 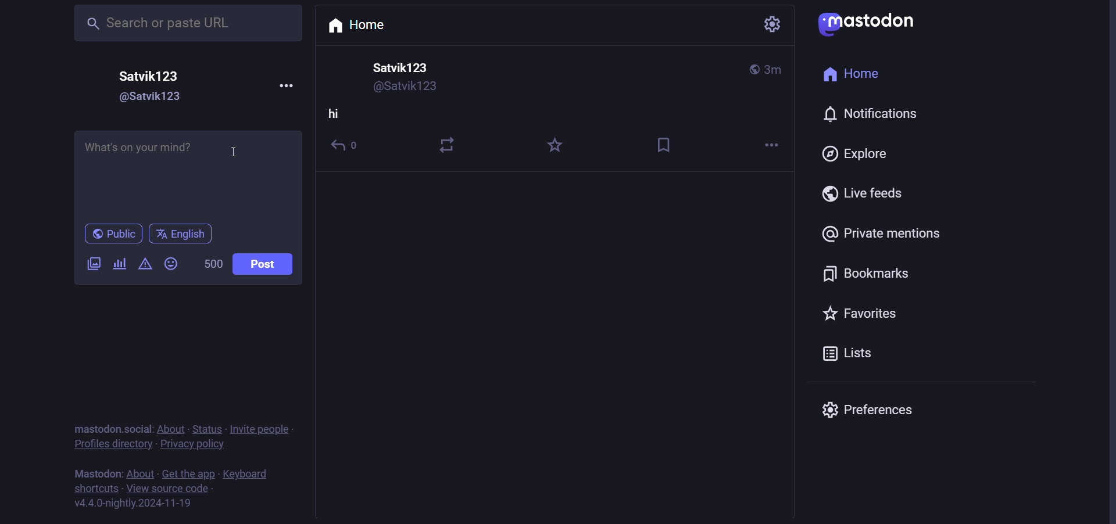 I want to click on public, so click(x=753, y=69).